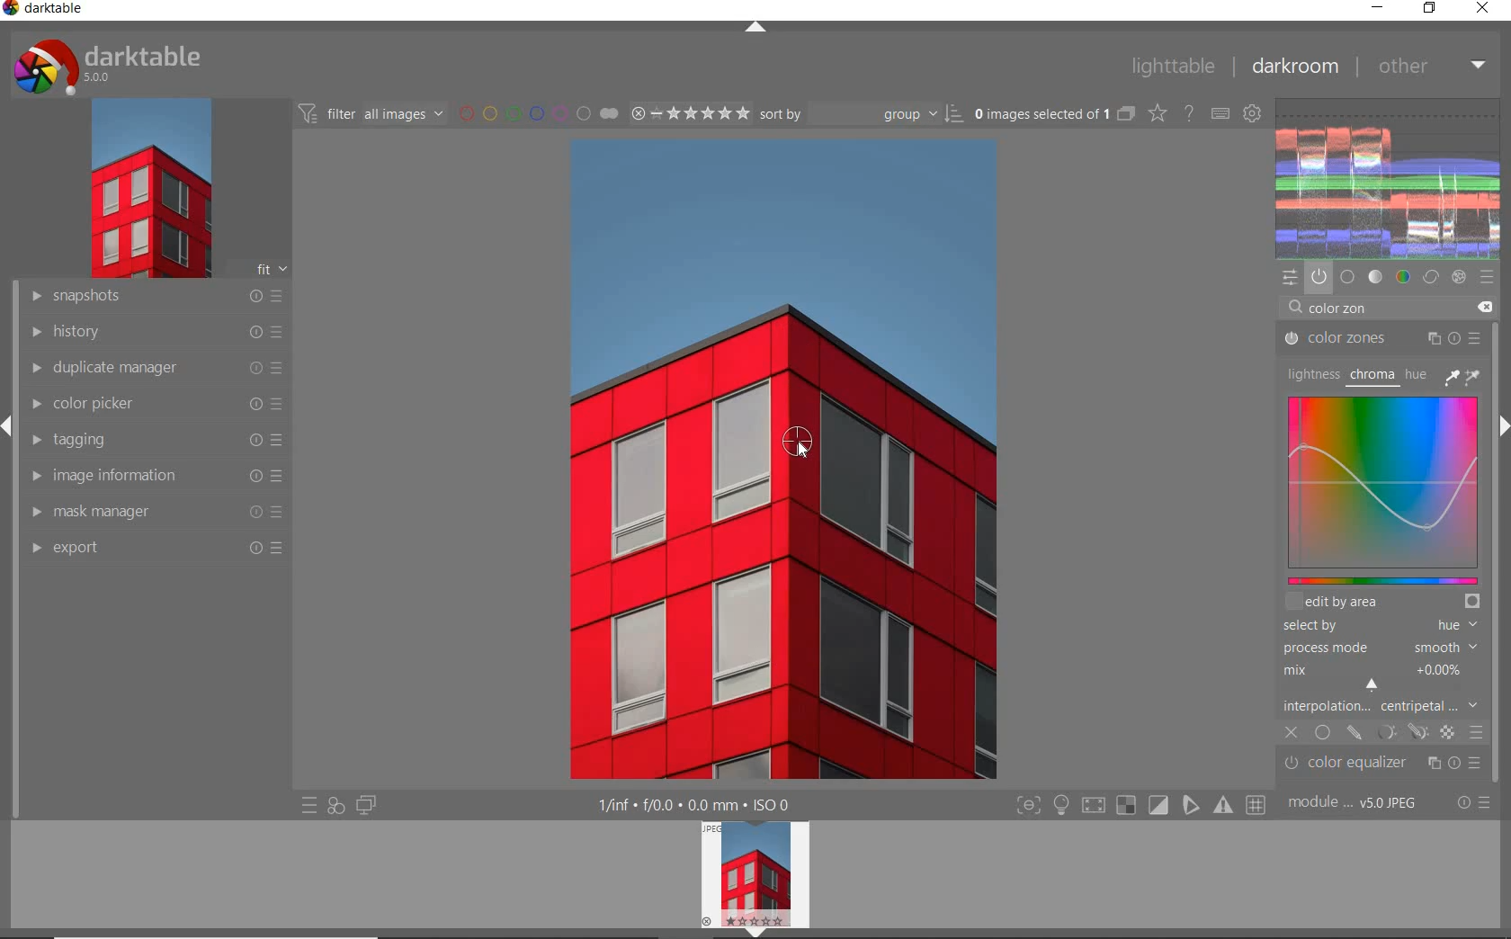  What do you see at coordinates (755, 933) in the screenshot?
I see `expand/collapse` at bounding box center [755, 933].